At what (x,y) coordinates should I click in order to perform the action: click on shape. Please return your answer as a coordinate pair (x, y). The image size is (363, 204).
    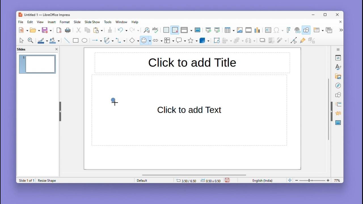
    Looking at the image, I should click on (113, 102).